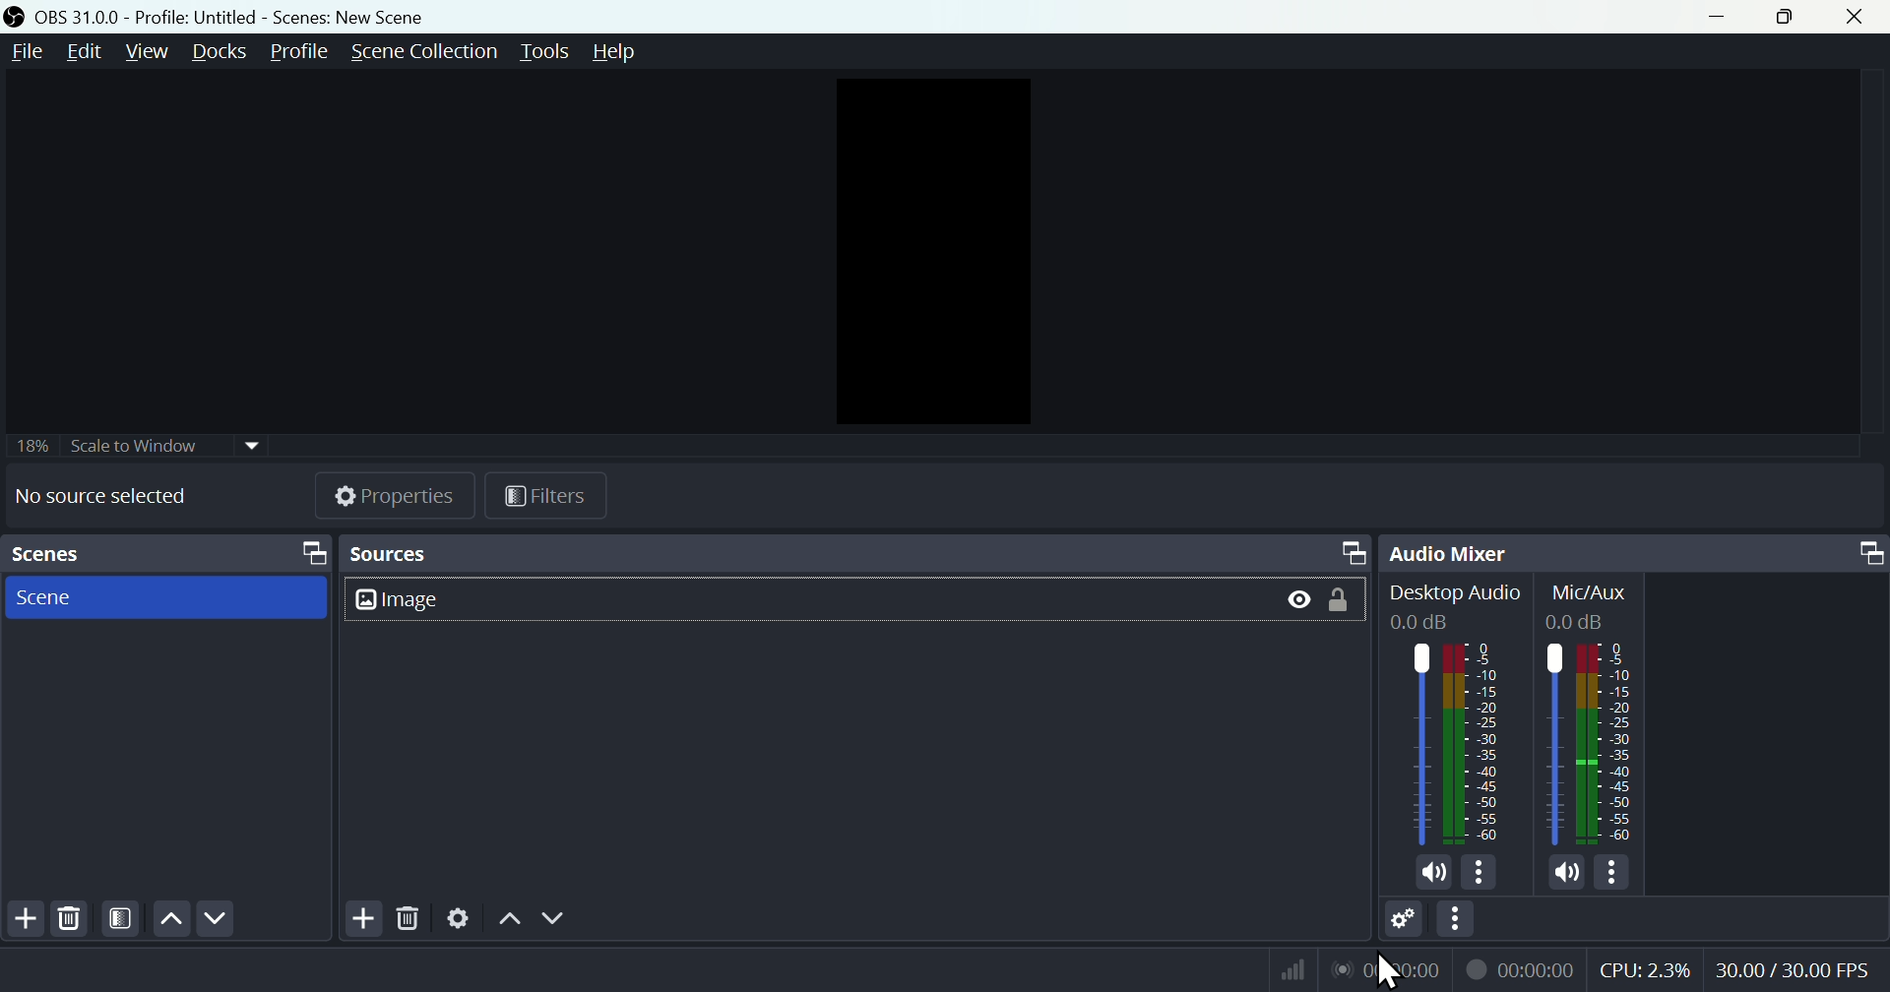 This screenshot has width=1890, height=992. Describe the element at coordinates (219, 922) in the screenshot. I see `Down` at that location.